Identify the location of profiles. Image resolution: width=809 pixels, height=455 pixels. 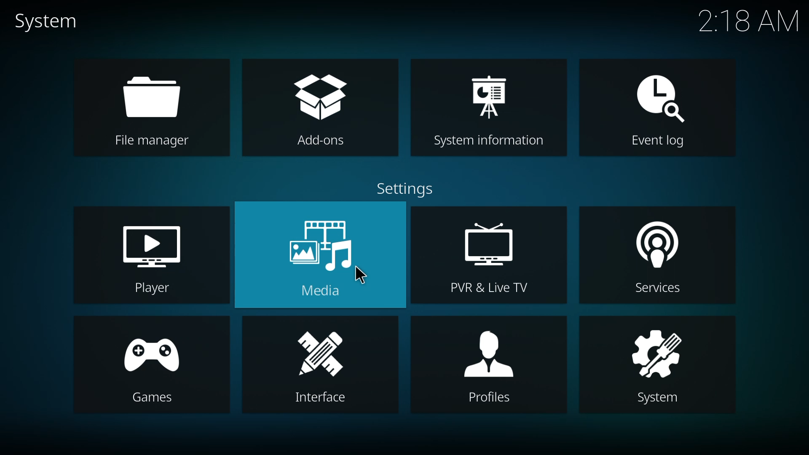
(492, 364).